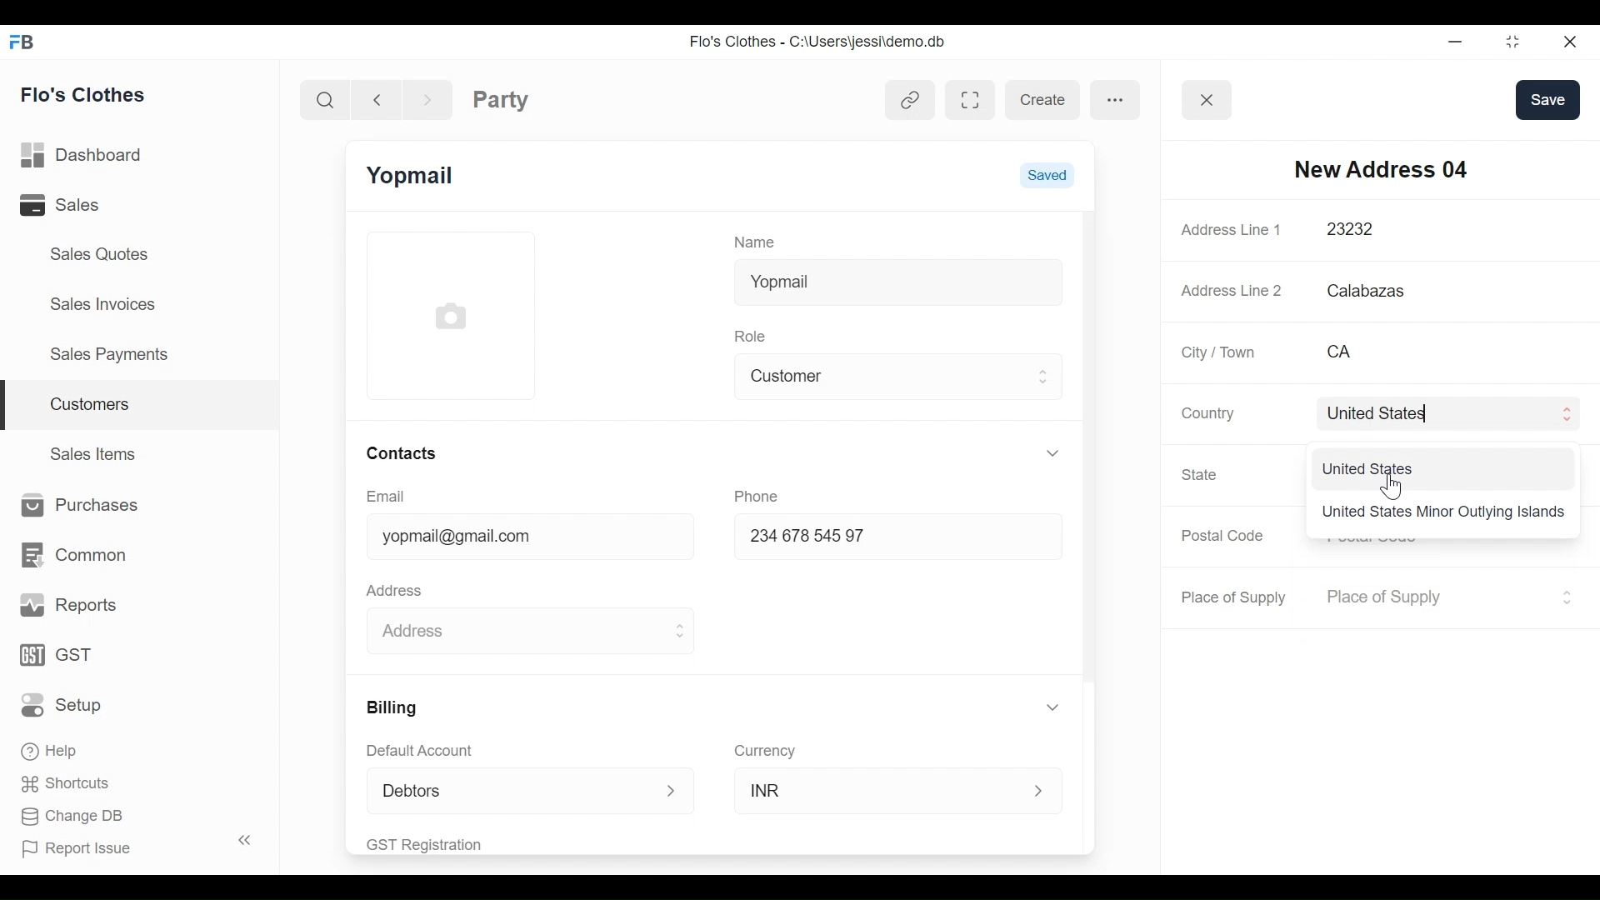 Image resolution: width=1600 pixels, height=900 pixels. I want to click on Party, so click(501, 99).